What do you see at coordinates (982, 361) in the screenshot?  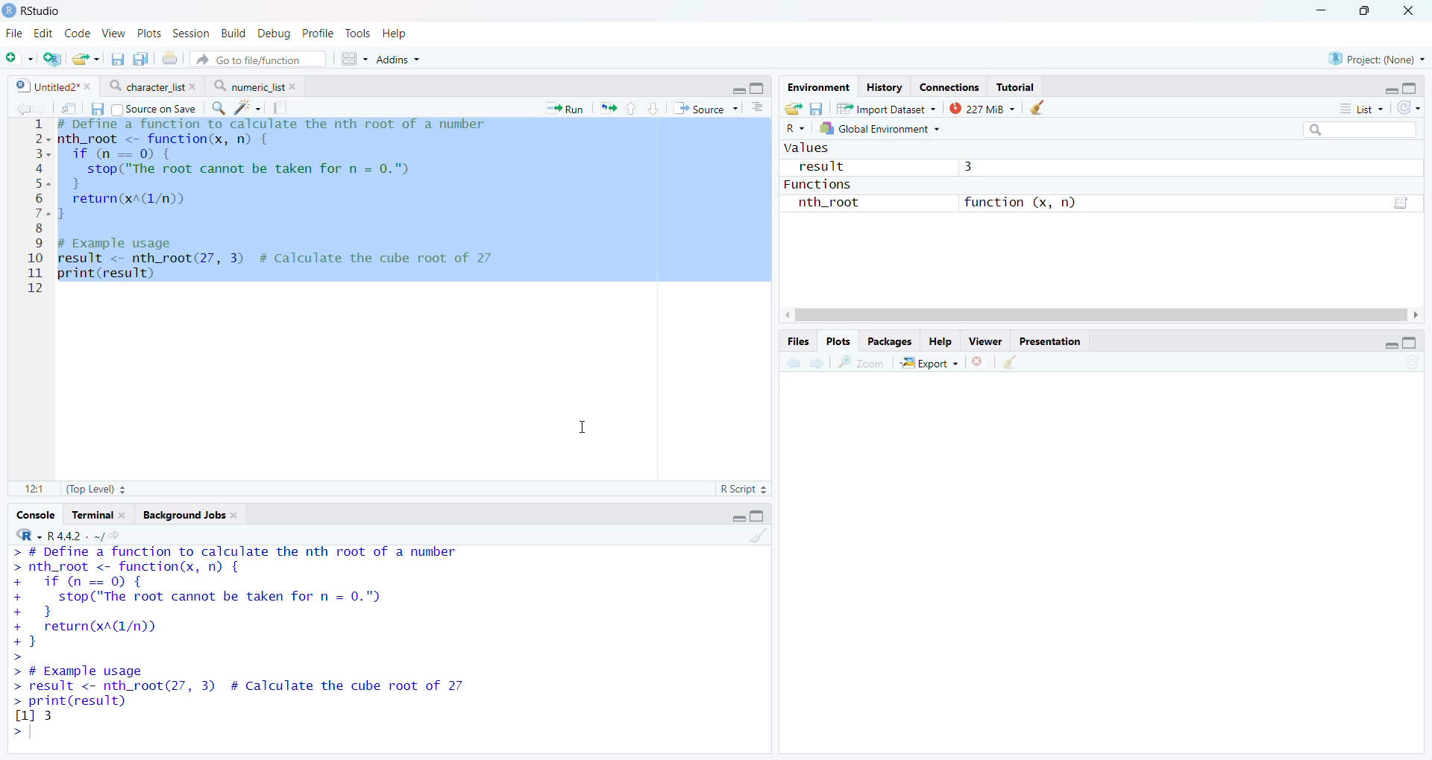 I see `Remove Selected` at bounding box center [982, 361].